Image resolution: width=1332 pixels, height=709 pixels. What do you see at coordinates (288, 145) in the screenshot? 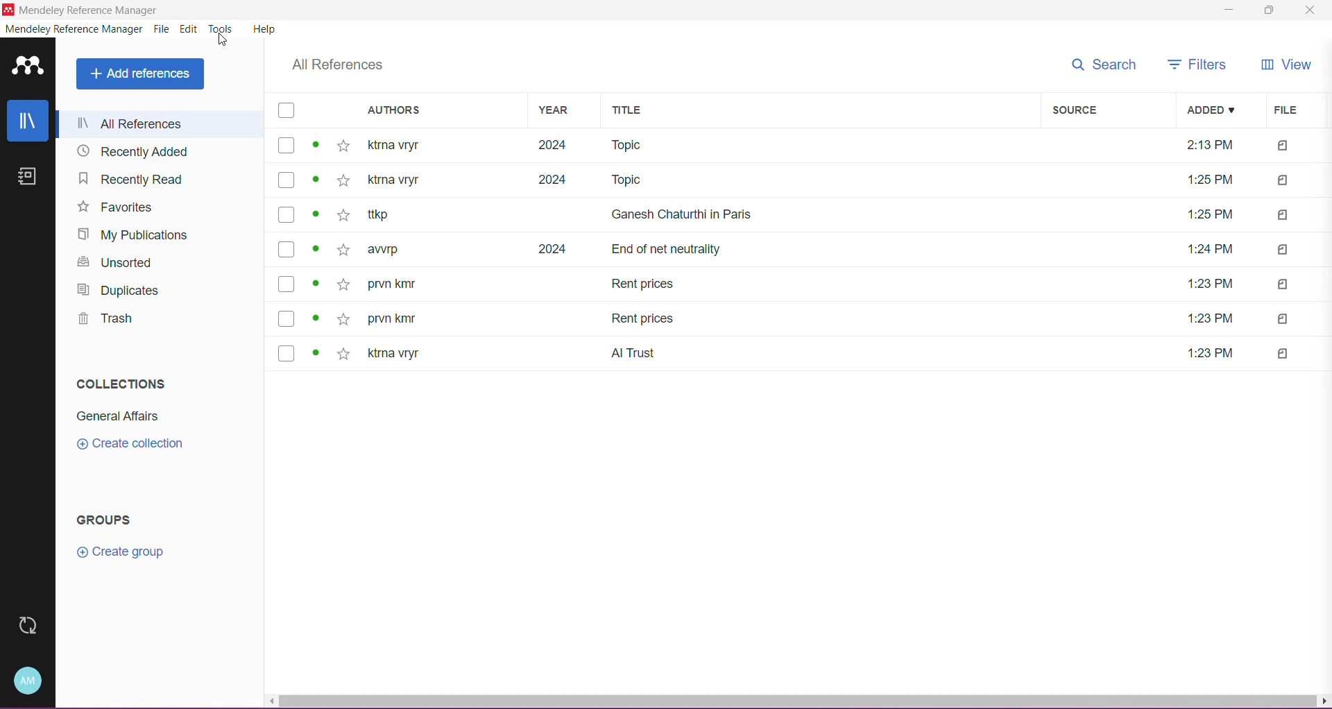
I see `checkbox` at bounding box center [288, 145].